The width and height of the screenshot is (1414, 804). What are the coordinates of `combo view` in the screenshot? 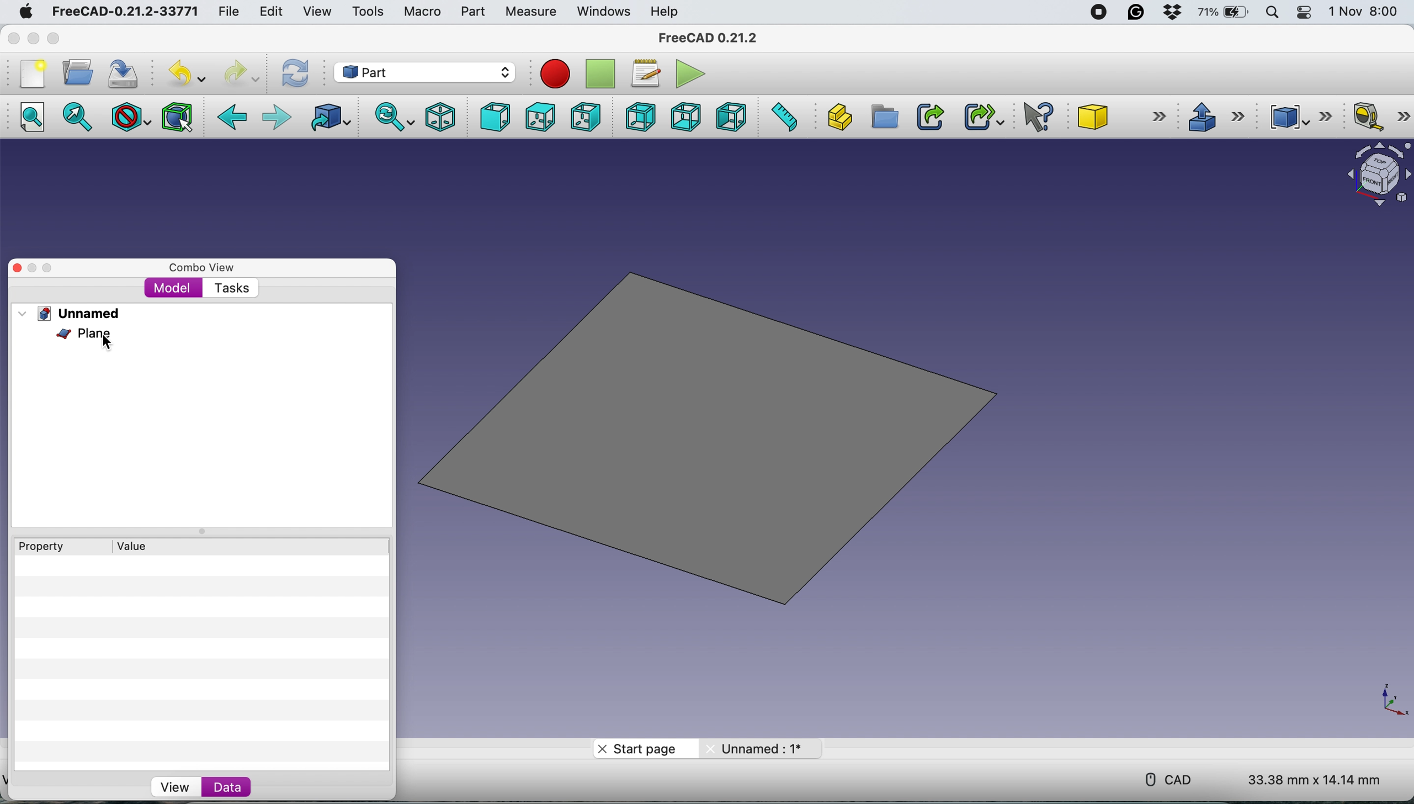 It's located at (206, 268).